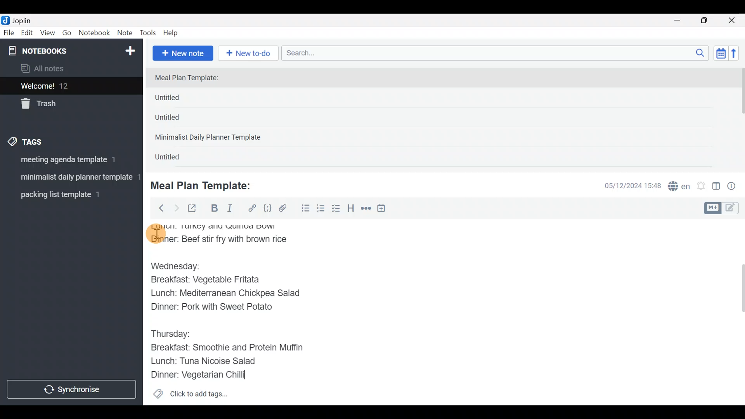 Image resolution: width=745 pixels, height=419 pixels. Describe the element at coordinates (158, 208) in the screenshot. I see `Back` at that location.